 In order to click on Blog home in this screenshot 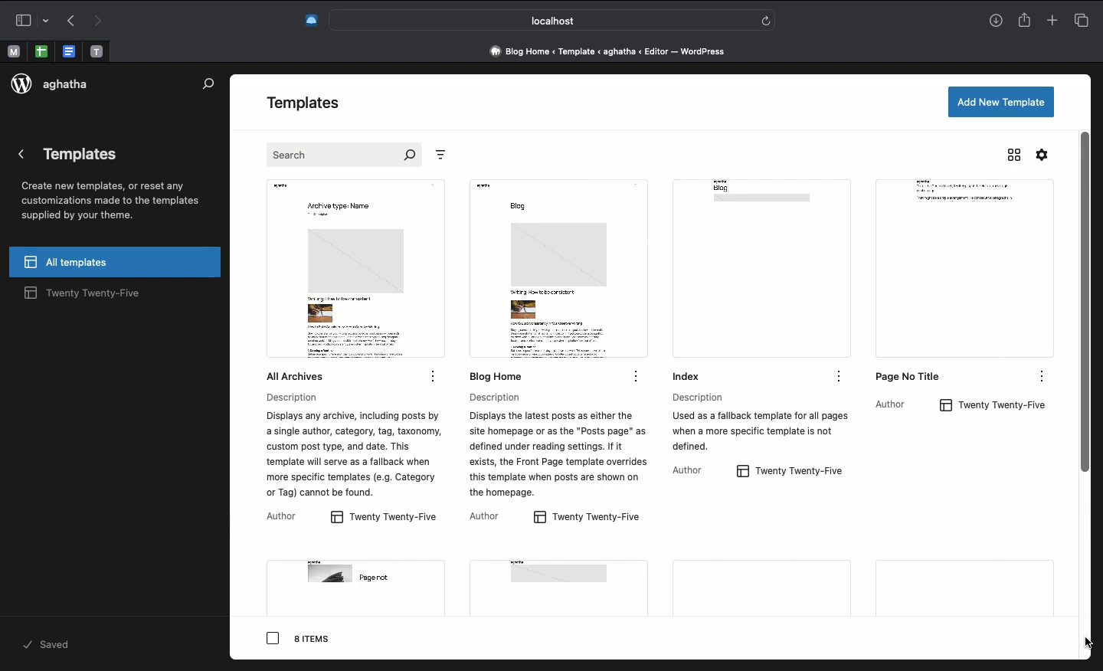, I will do `click(554, 286)`.